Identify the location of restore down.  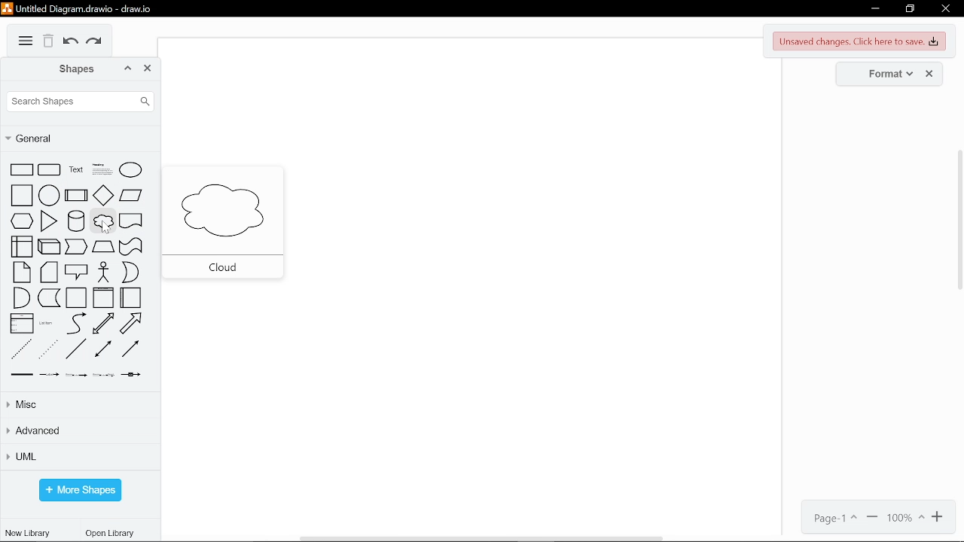
(910, 8).